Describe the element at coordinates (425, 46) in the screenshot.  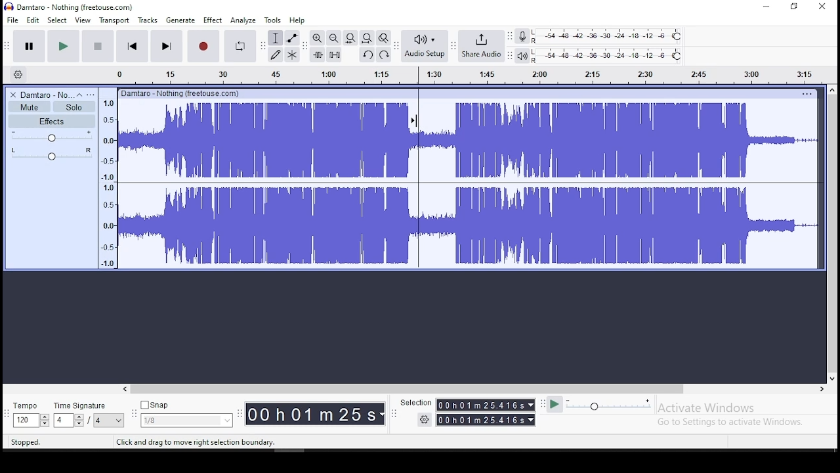
I see `audio setup` at that location.